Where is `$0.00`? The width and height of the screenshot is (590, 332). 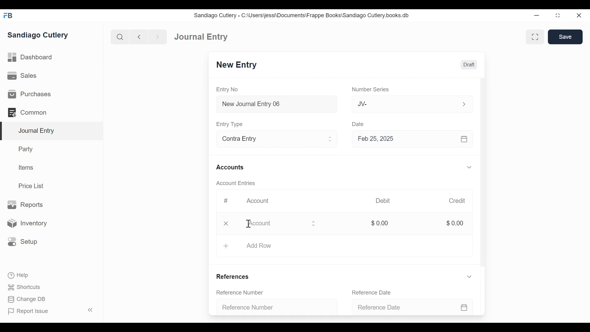
$0.00 is located at coordinates (455, 223).